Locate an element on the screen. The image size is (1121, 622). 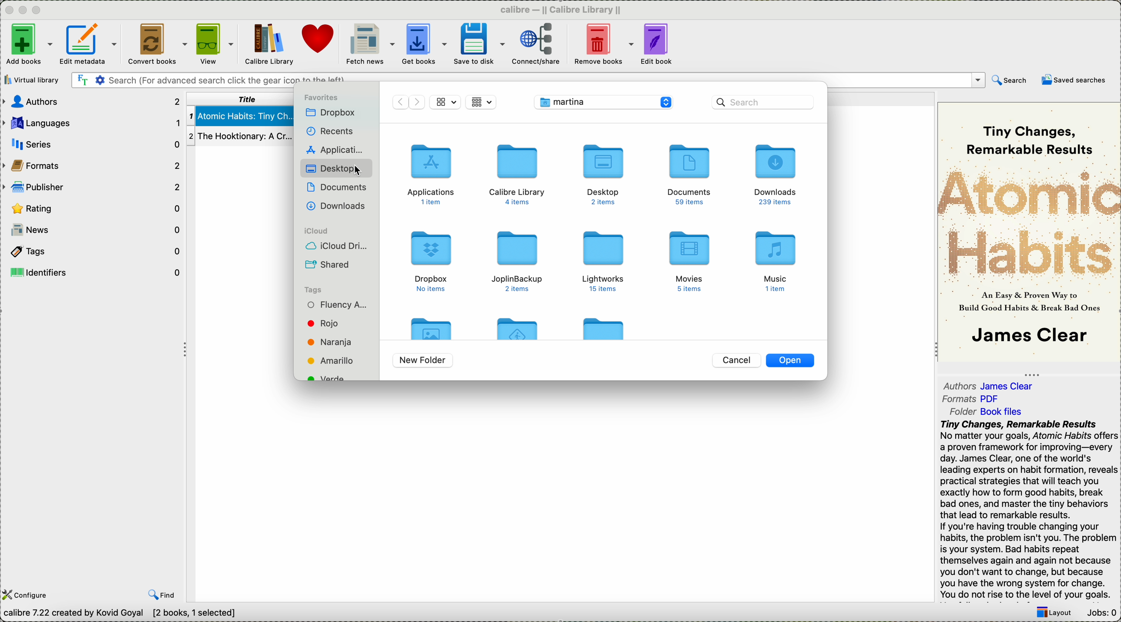
tag is located at coordinates (328, 377).